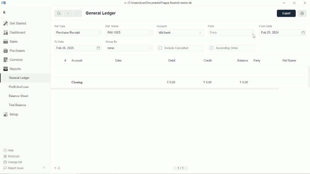  What do you see at coordinates (254, 37) in the screenshot?
I see `Cursor` at bounding box center [254, 37].